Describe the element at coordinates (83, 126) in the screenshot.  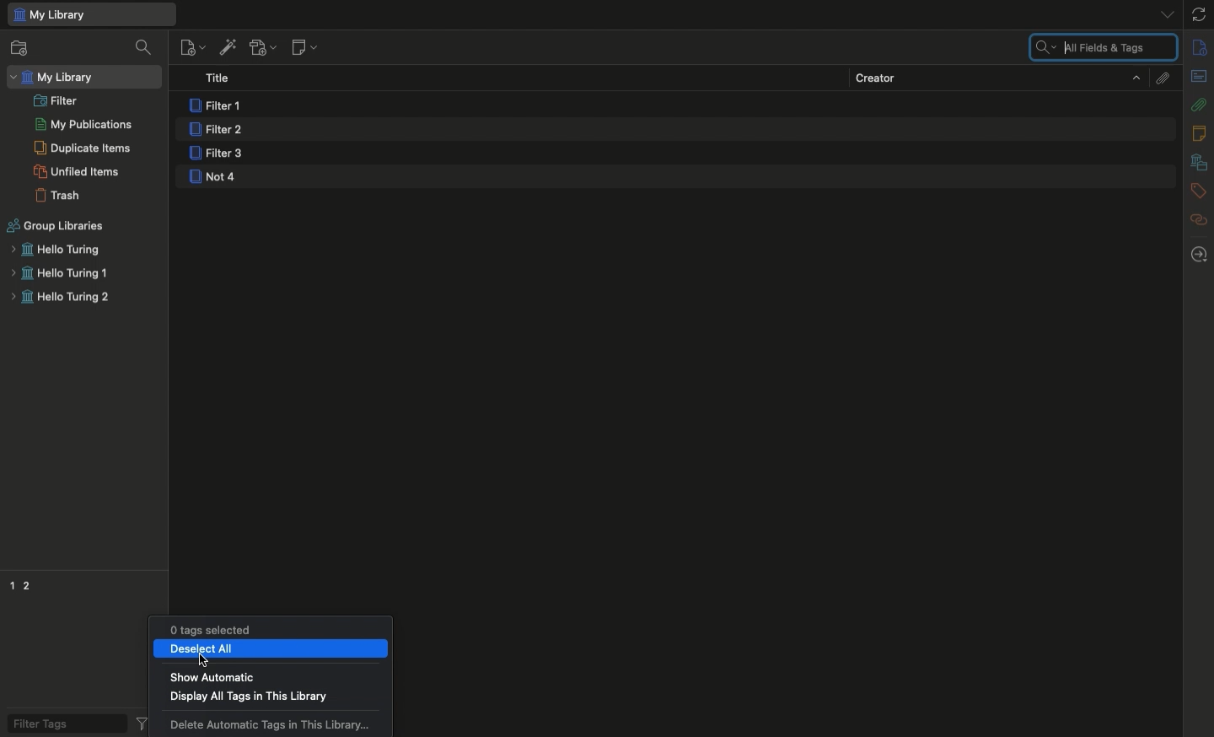
I see `My publications` at that location.